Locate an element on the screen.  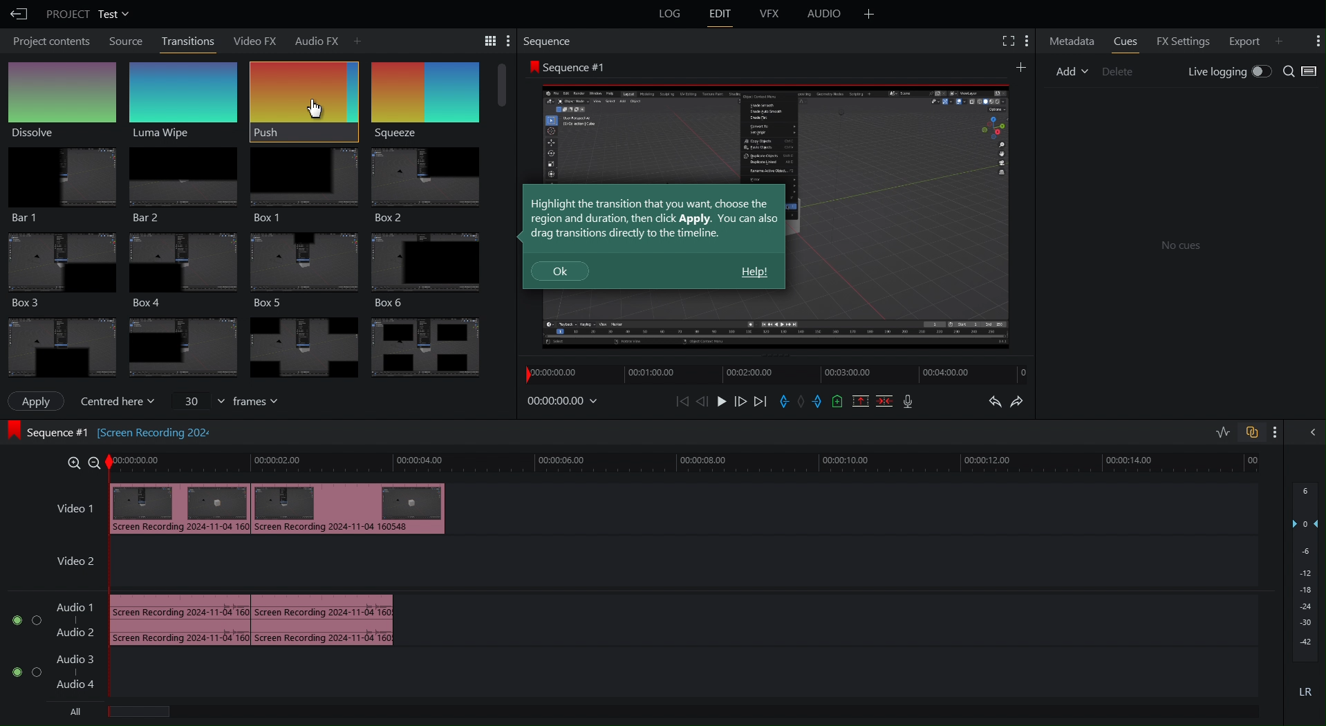
Add Cue is located at coordinates (838, 402).